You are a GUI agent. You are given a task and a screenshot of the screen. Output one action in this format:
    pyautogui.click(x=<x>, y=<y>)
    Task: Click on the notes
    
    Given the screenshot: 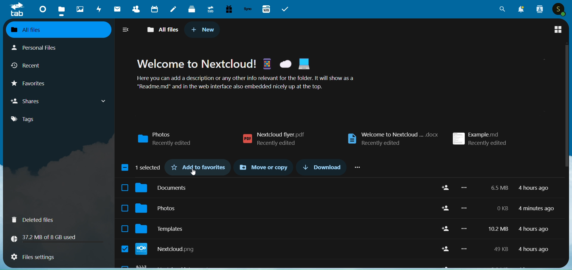 What is the action you would take?
    pyautogui.click(x=174, y=9)
    